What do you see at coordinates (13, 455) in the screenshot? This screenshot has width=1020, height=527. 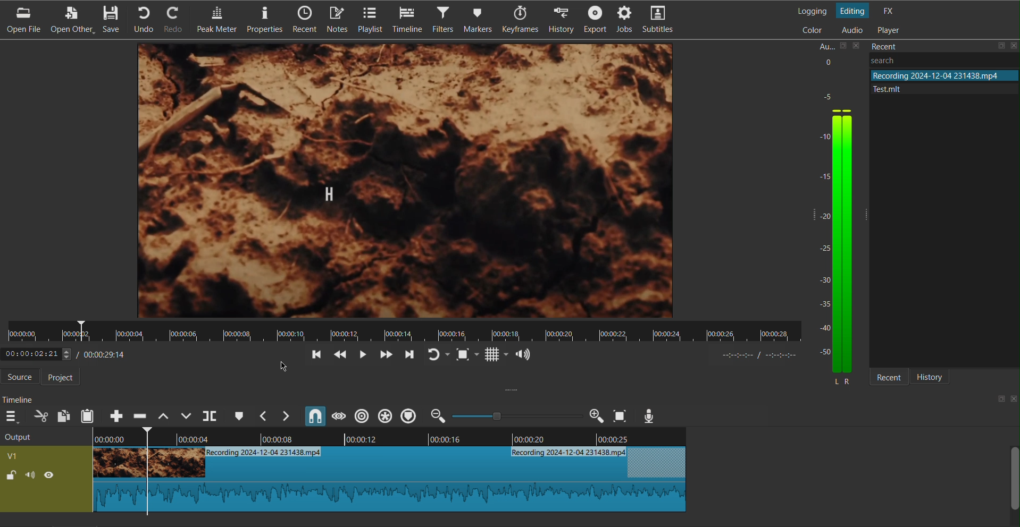 I see `v1` at bounding box center [13, 455].